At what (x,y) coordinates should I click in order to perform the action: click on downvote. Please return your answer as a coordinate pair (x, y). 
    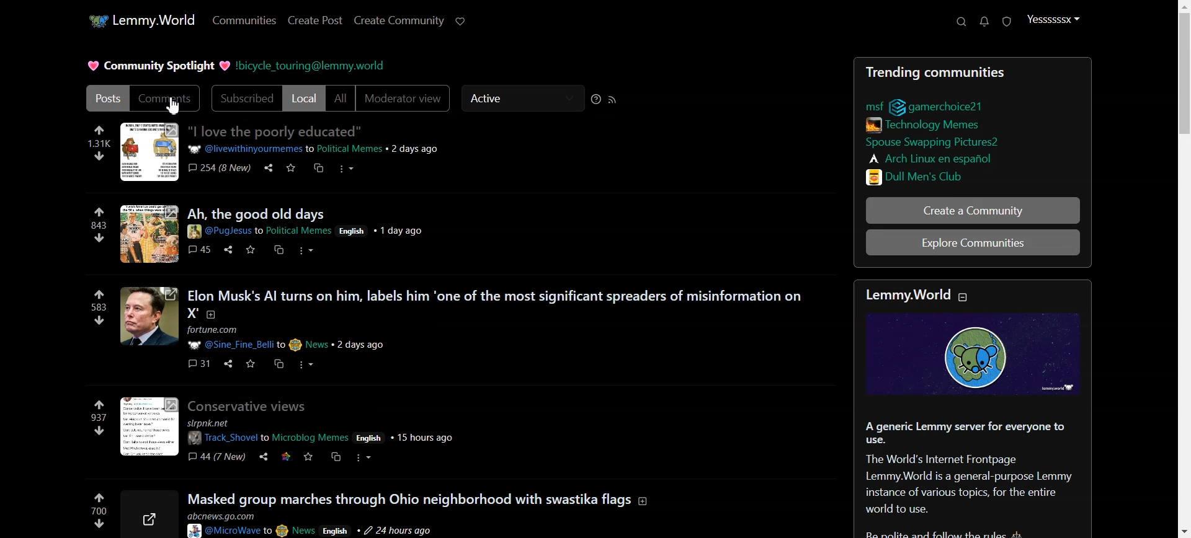
    Looking at the image, I should click on (99, 320).